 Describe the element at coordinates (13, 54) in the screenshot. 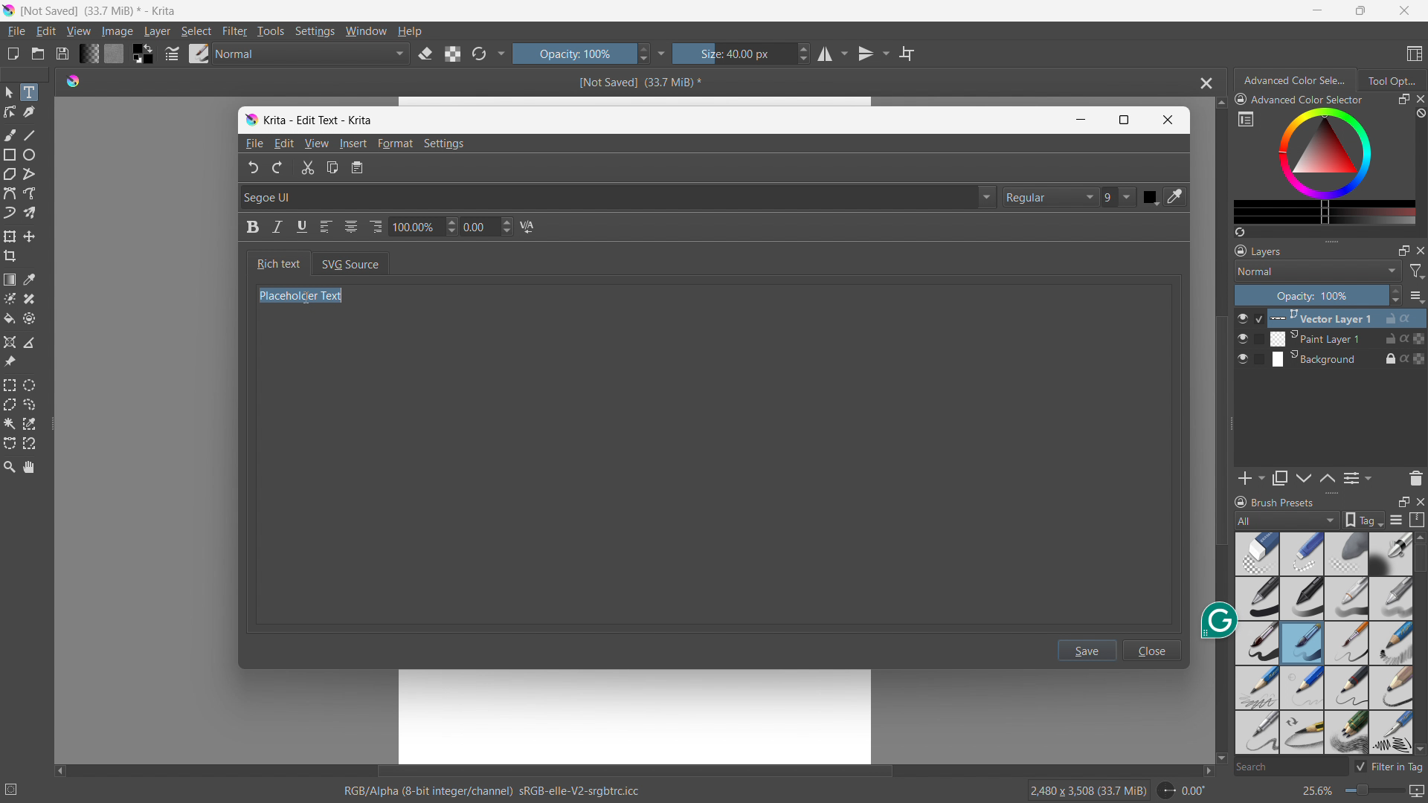

I see `new` at that location.